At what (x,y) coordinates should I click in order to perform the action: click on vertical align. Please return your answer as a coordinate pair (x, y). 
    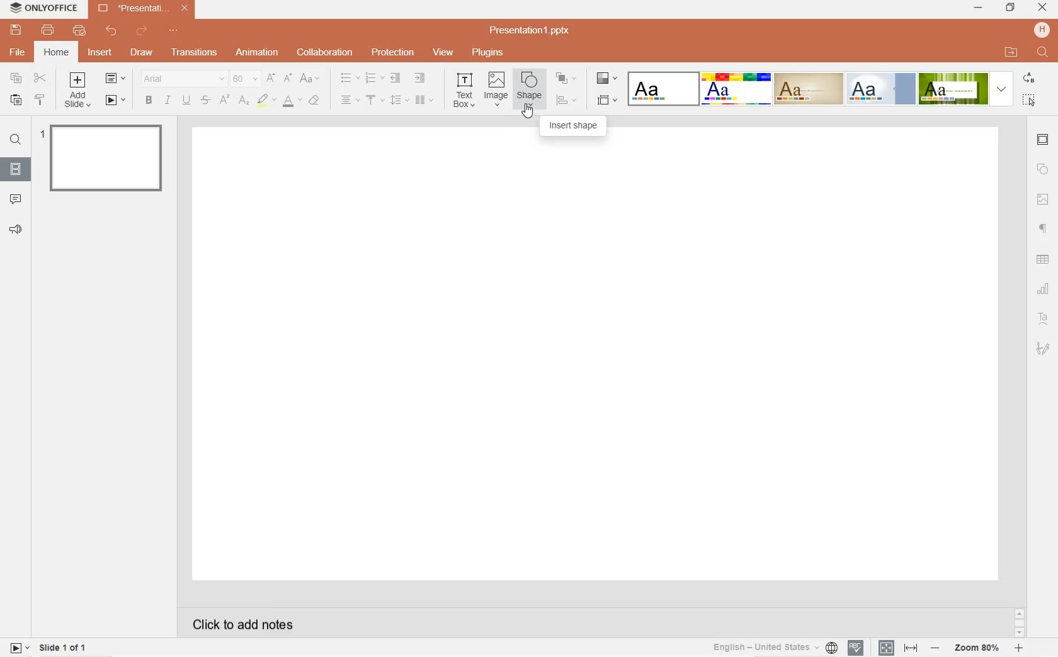
    Looking at the image, I should click on (376, 101).